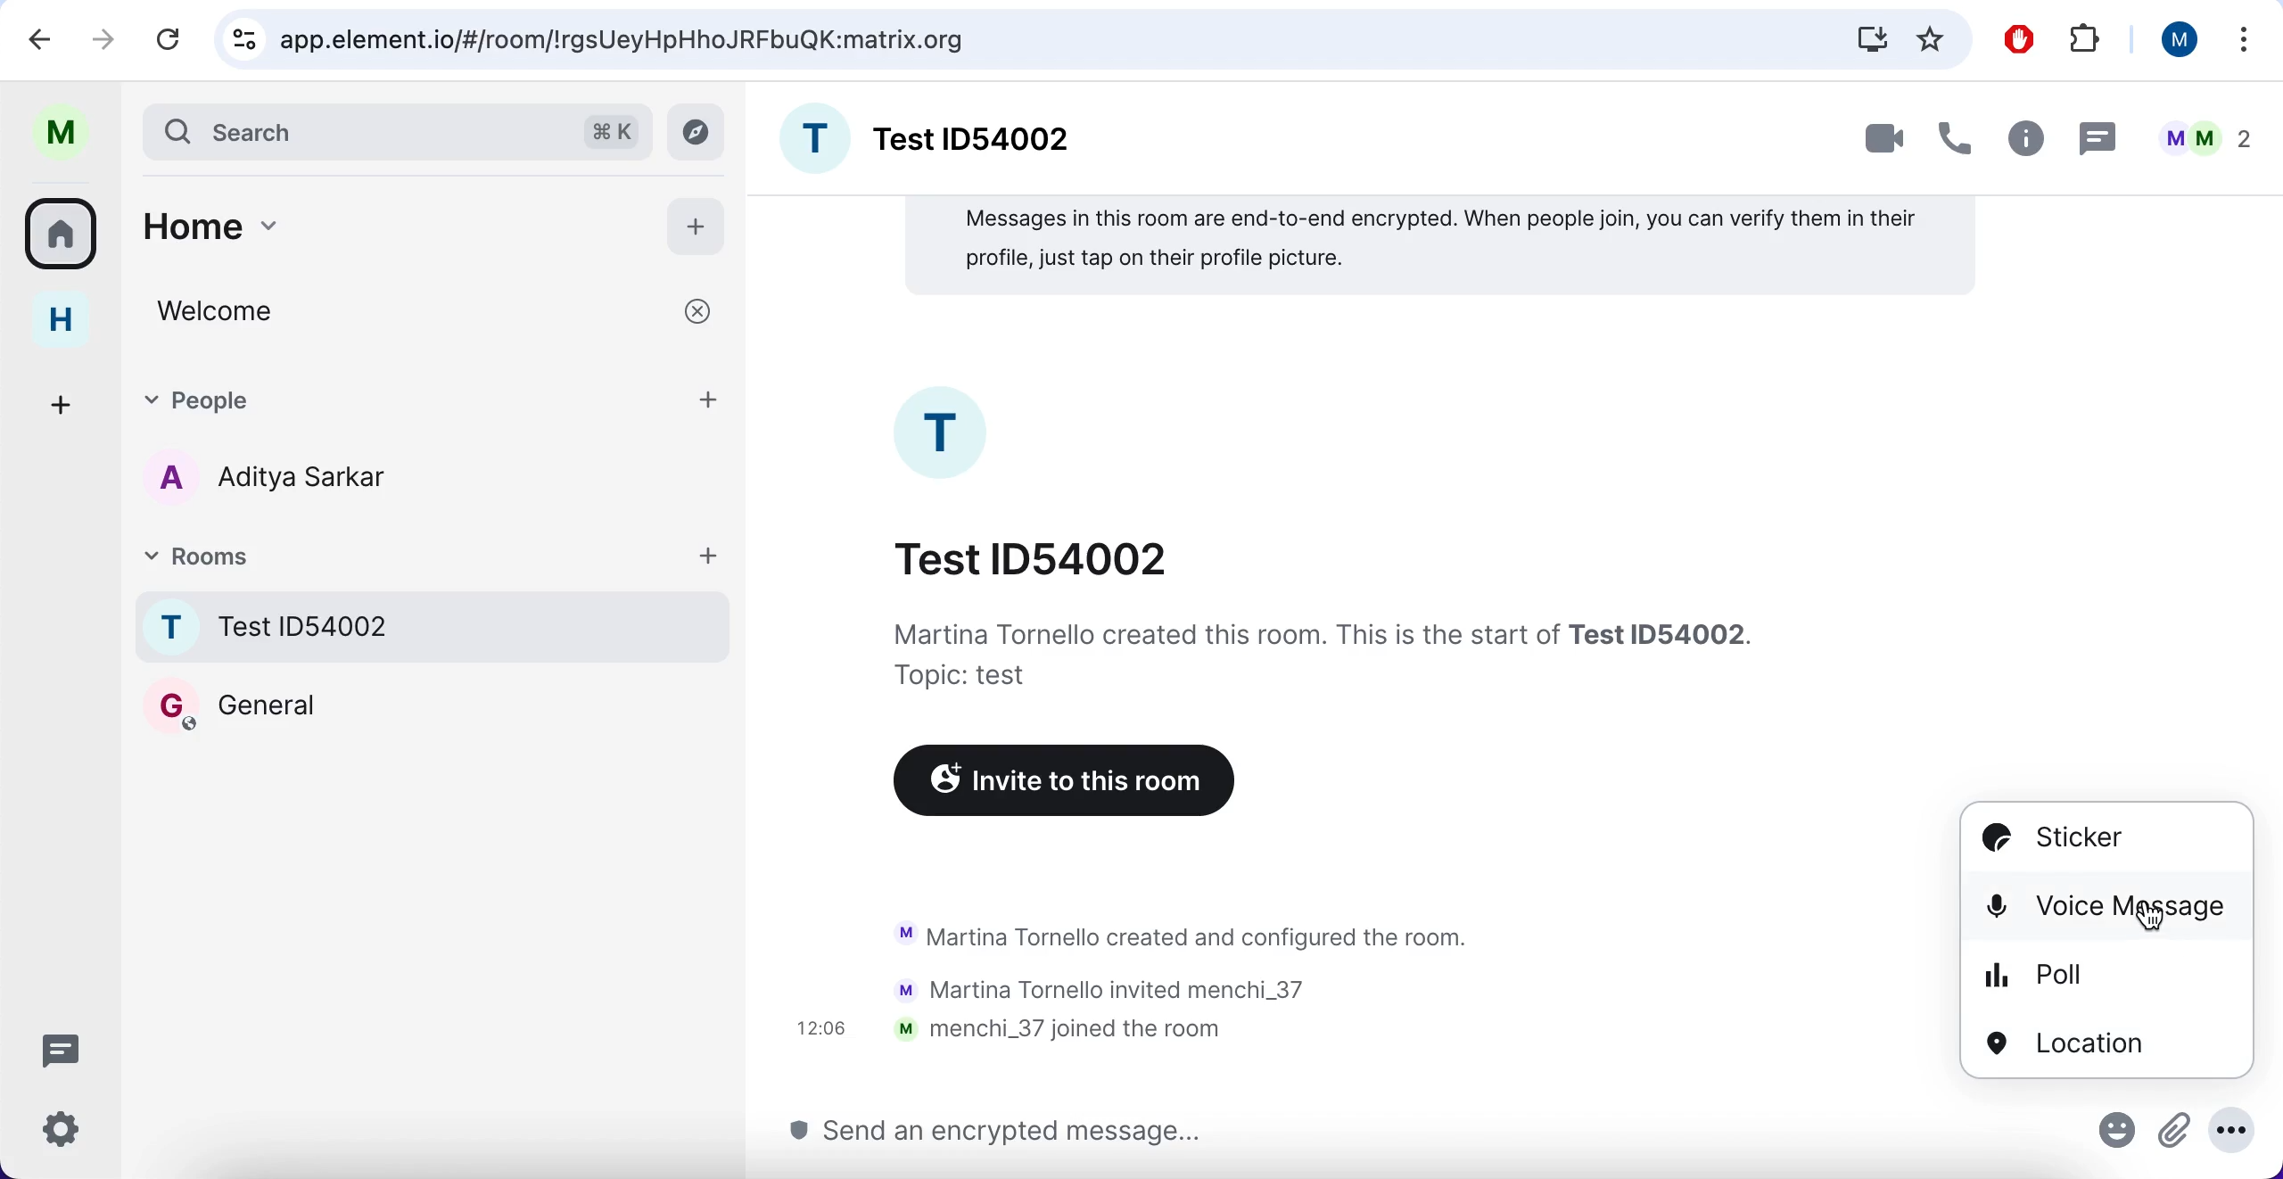 The height and width of the screenshot is (1179, 2283). What do you see at coordinates (31, 38) in the screenshot?
I see `backward` at bounding box center [31, 38].